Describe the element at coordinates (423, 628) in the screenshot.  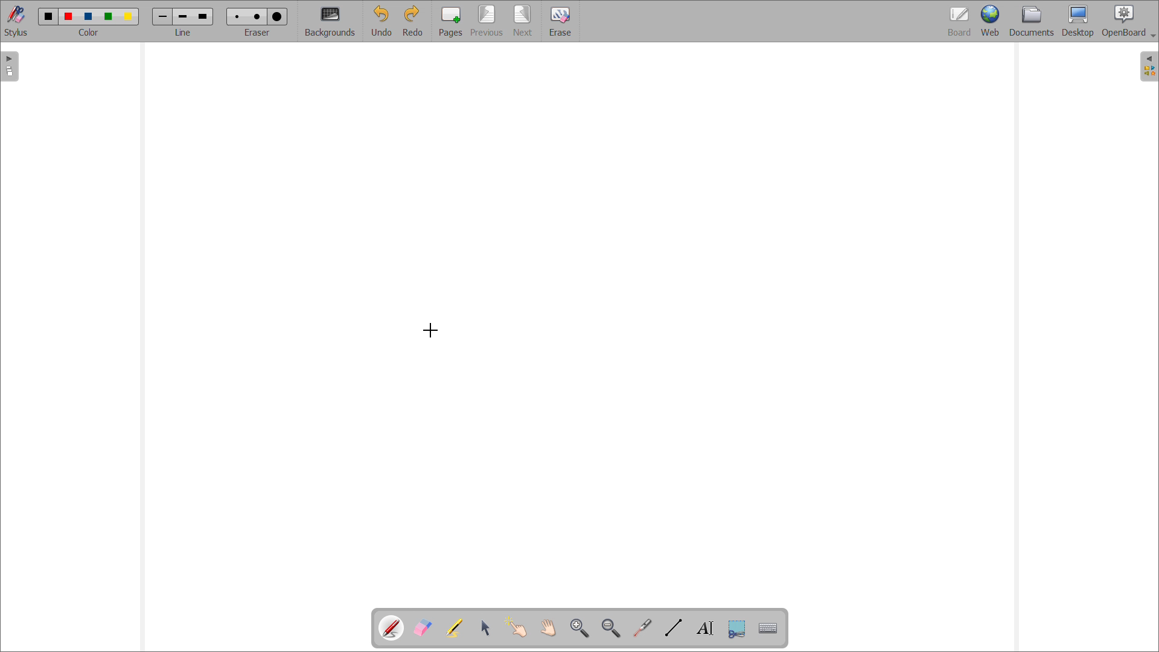
I see `erase annotations` at that location.